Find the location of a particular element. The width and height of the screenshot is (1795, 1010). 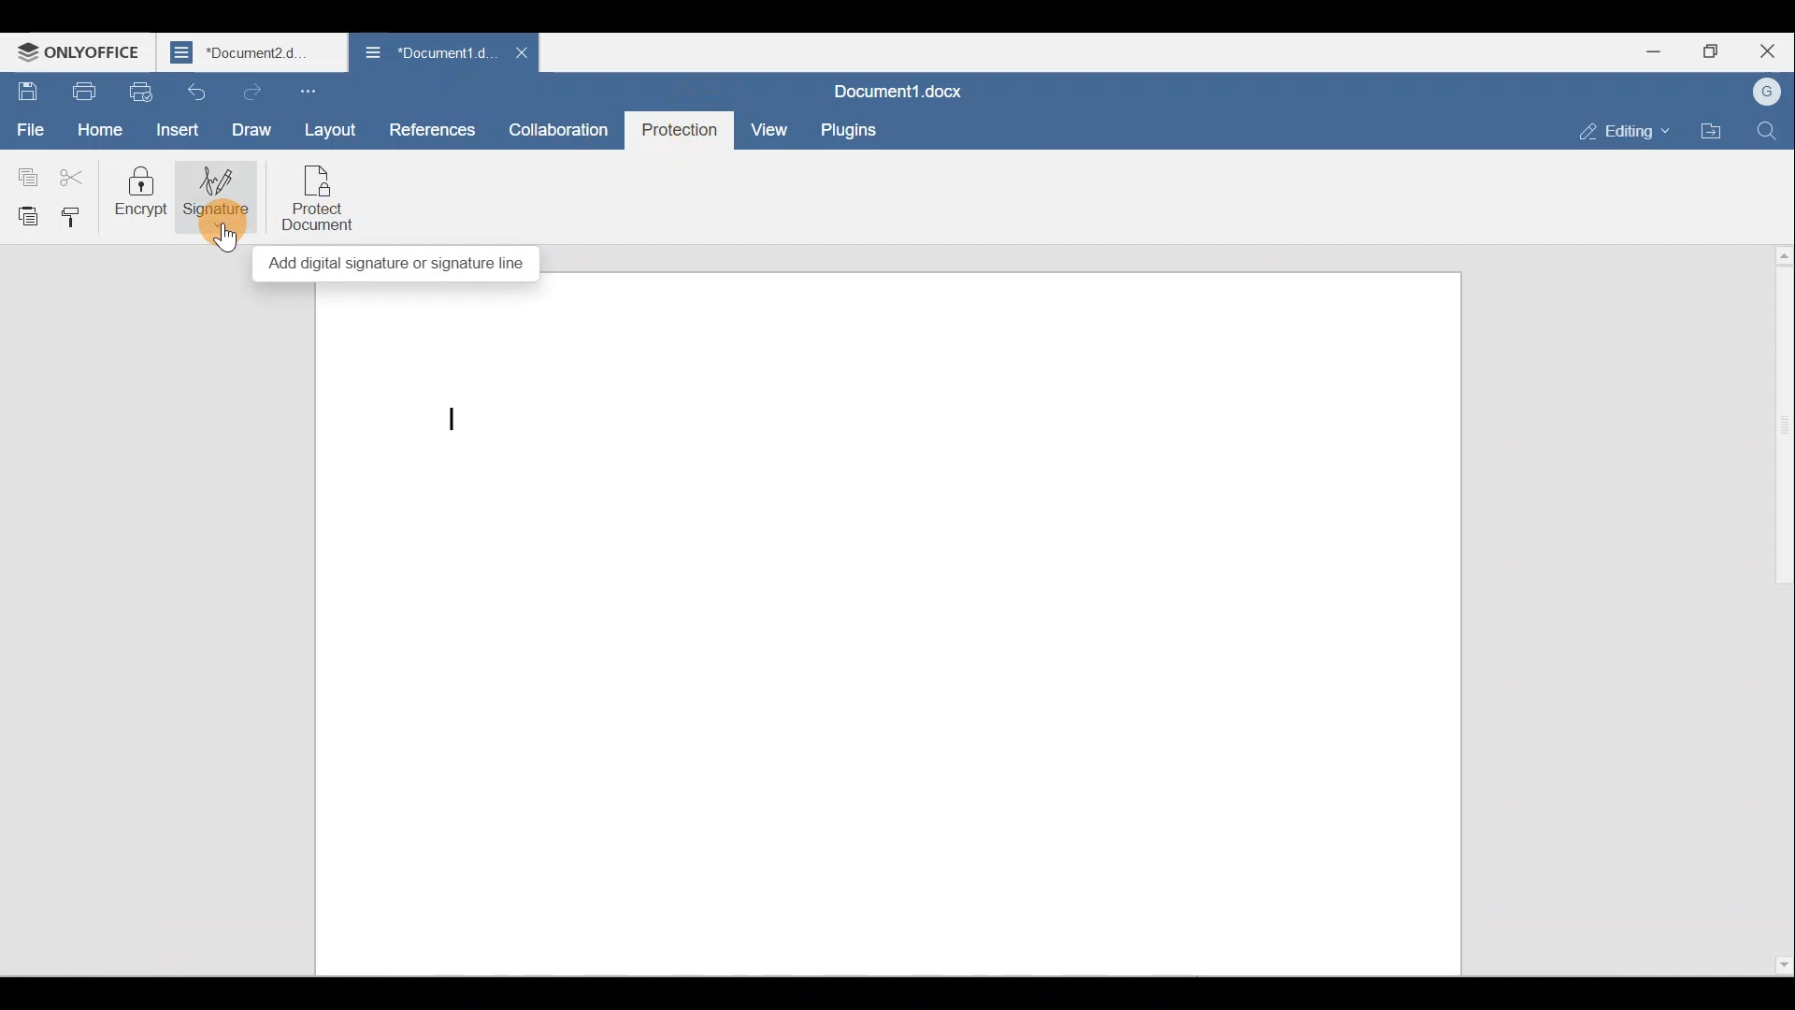

Scroll bar is located at coordinates (1773, 611).